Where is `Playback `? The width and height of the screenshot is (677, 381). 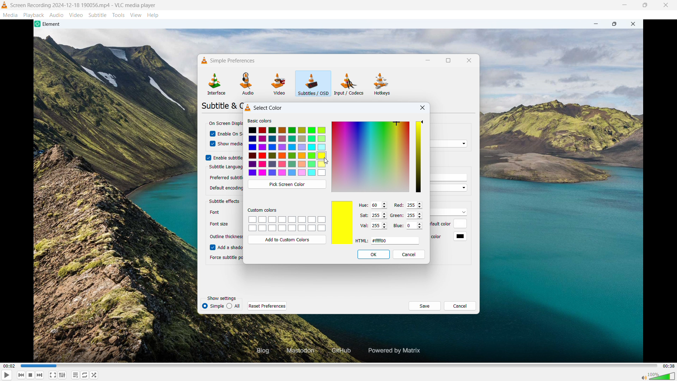
Playback  is located at coordinates (34, 15).